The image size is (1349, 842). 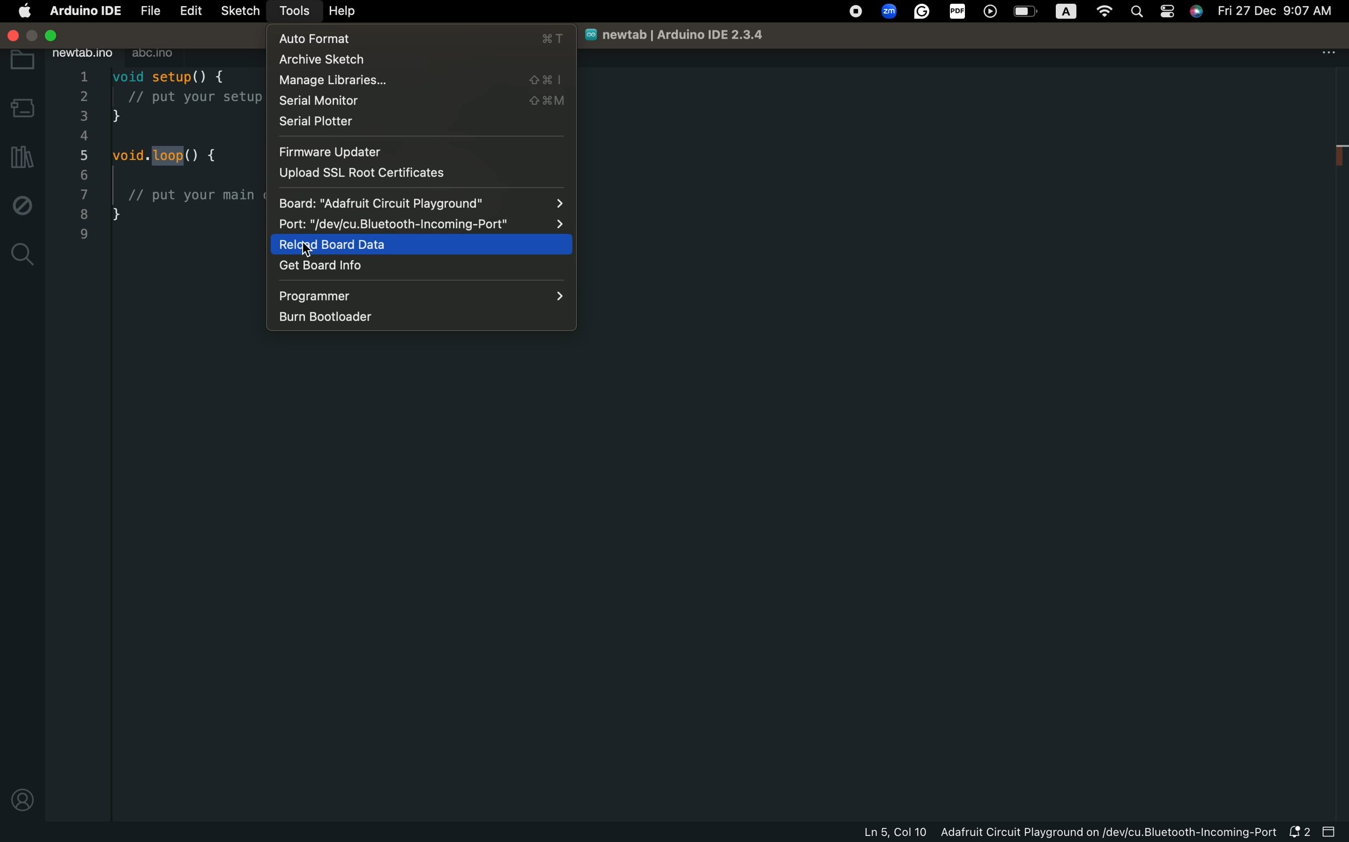 What do you see at coordinates (308, 250) in the screenshot?
I see `cursor` at bounding box center [308, 250].